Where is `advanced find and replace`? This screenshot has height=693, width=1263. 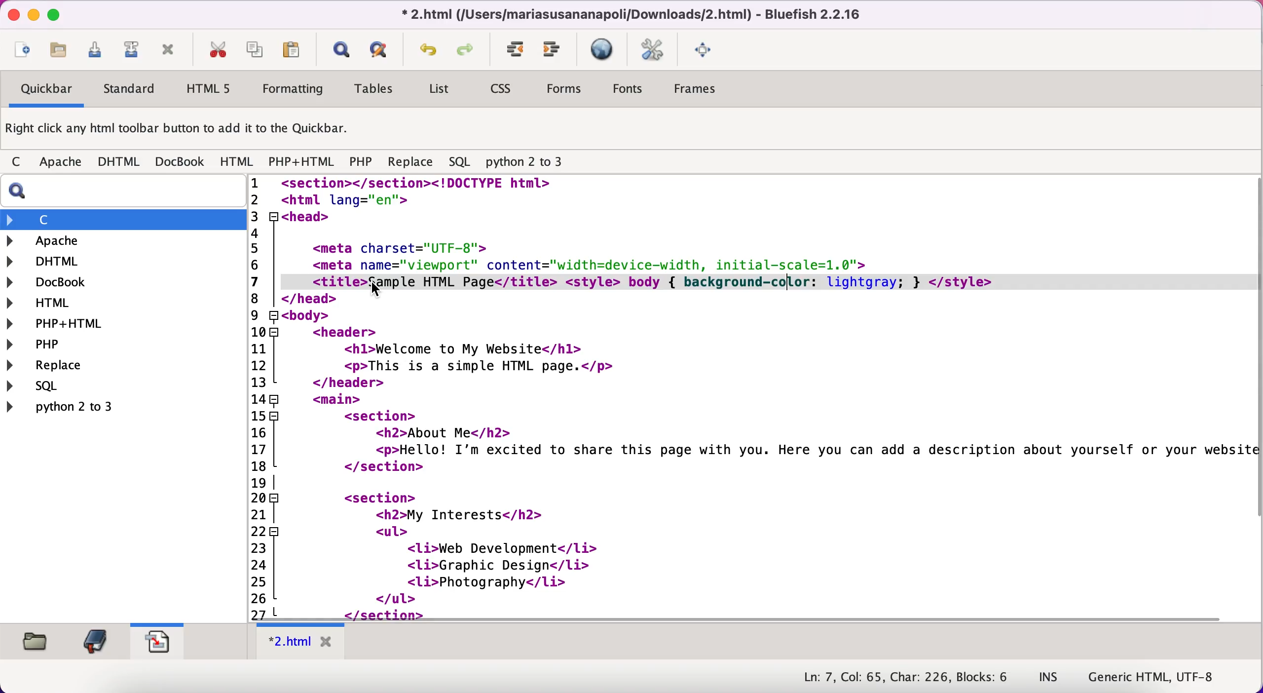
advanced find and replace is located at coordinates (381, 49).